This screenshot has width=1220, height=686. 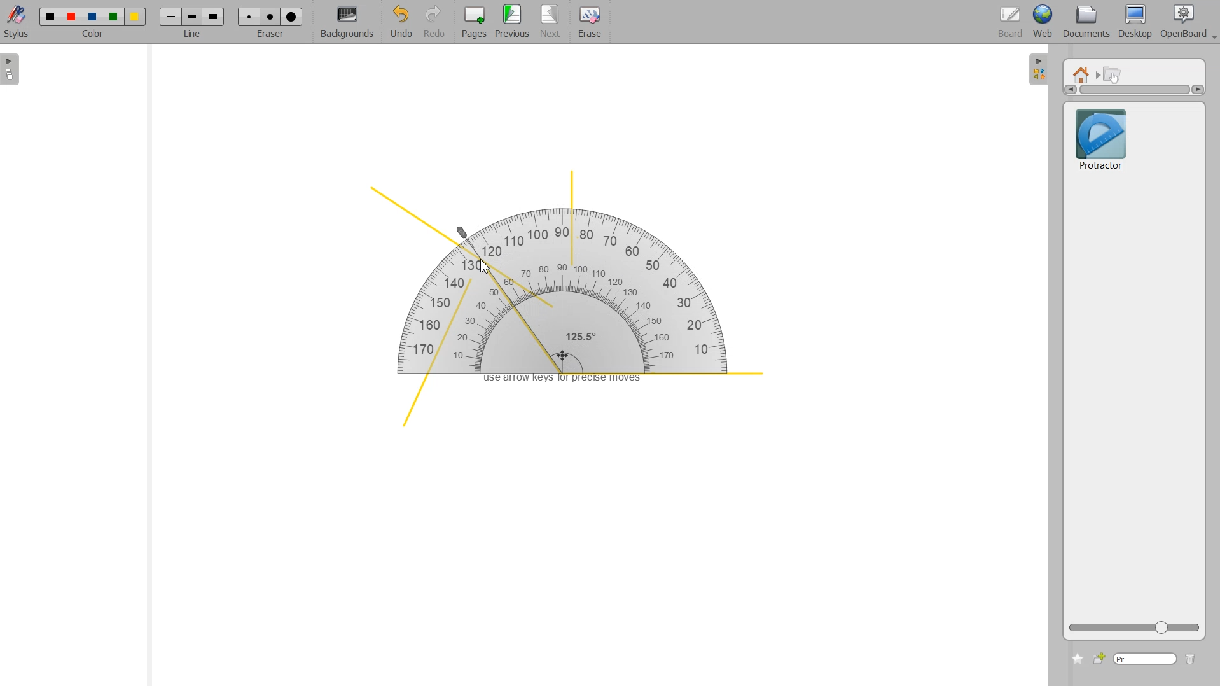 What do you see at coordinates (1100, 137) in the screenshot?
I see `Protractor` at bounding box center [1100, 137].